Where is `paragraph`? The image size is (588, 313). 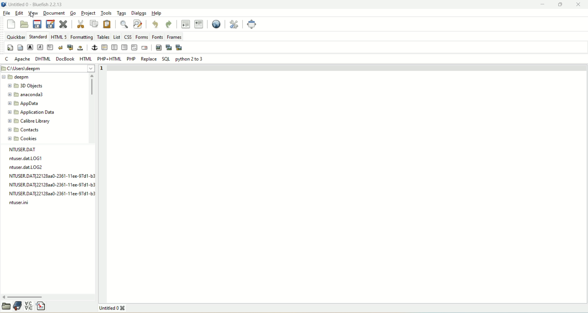
paragraph is located at coordinates (50, 47).